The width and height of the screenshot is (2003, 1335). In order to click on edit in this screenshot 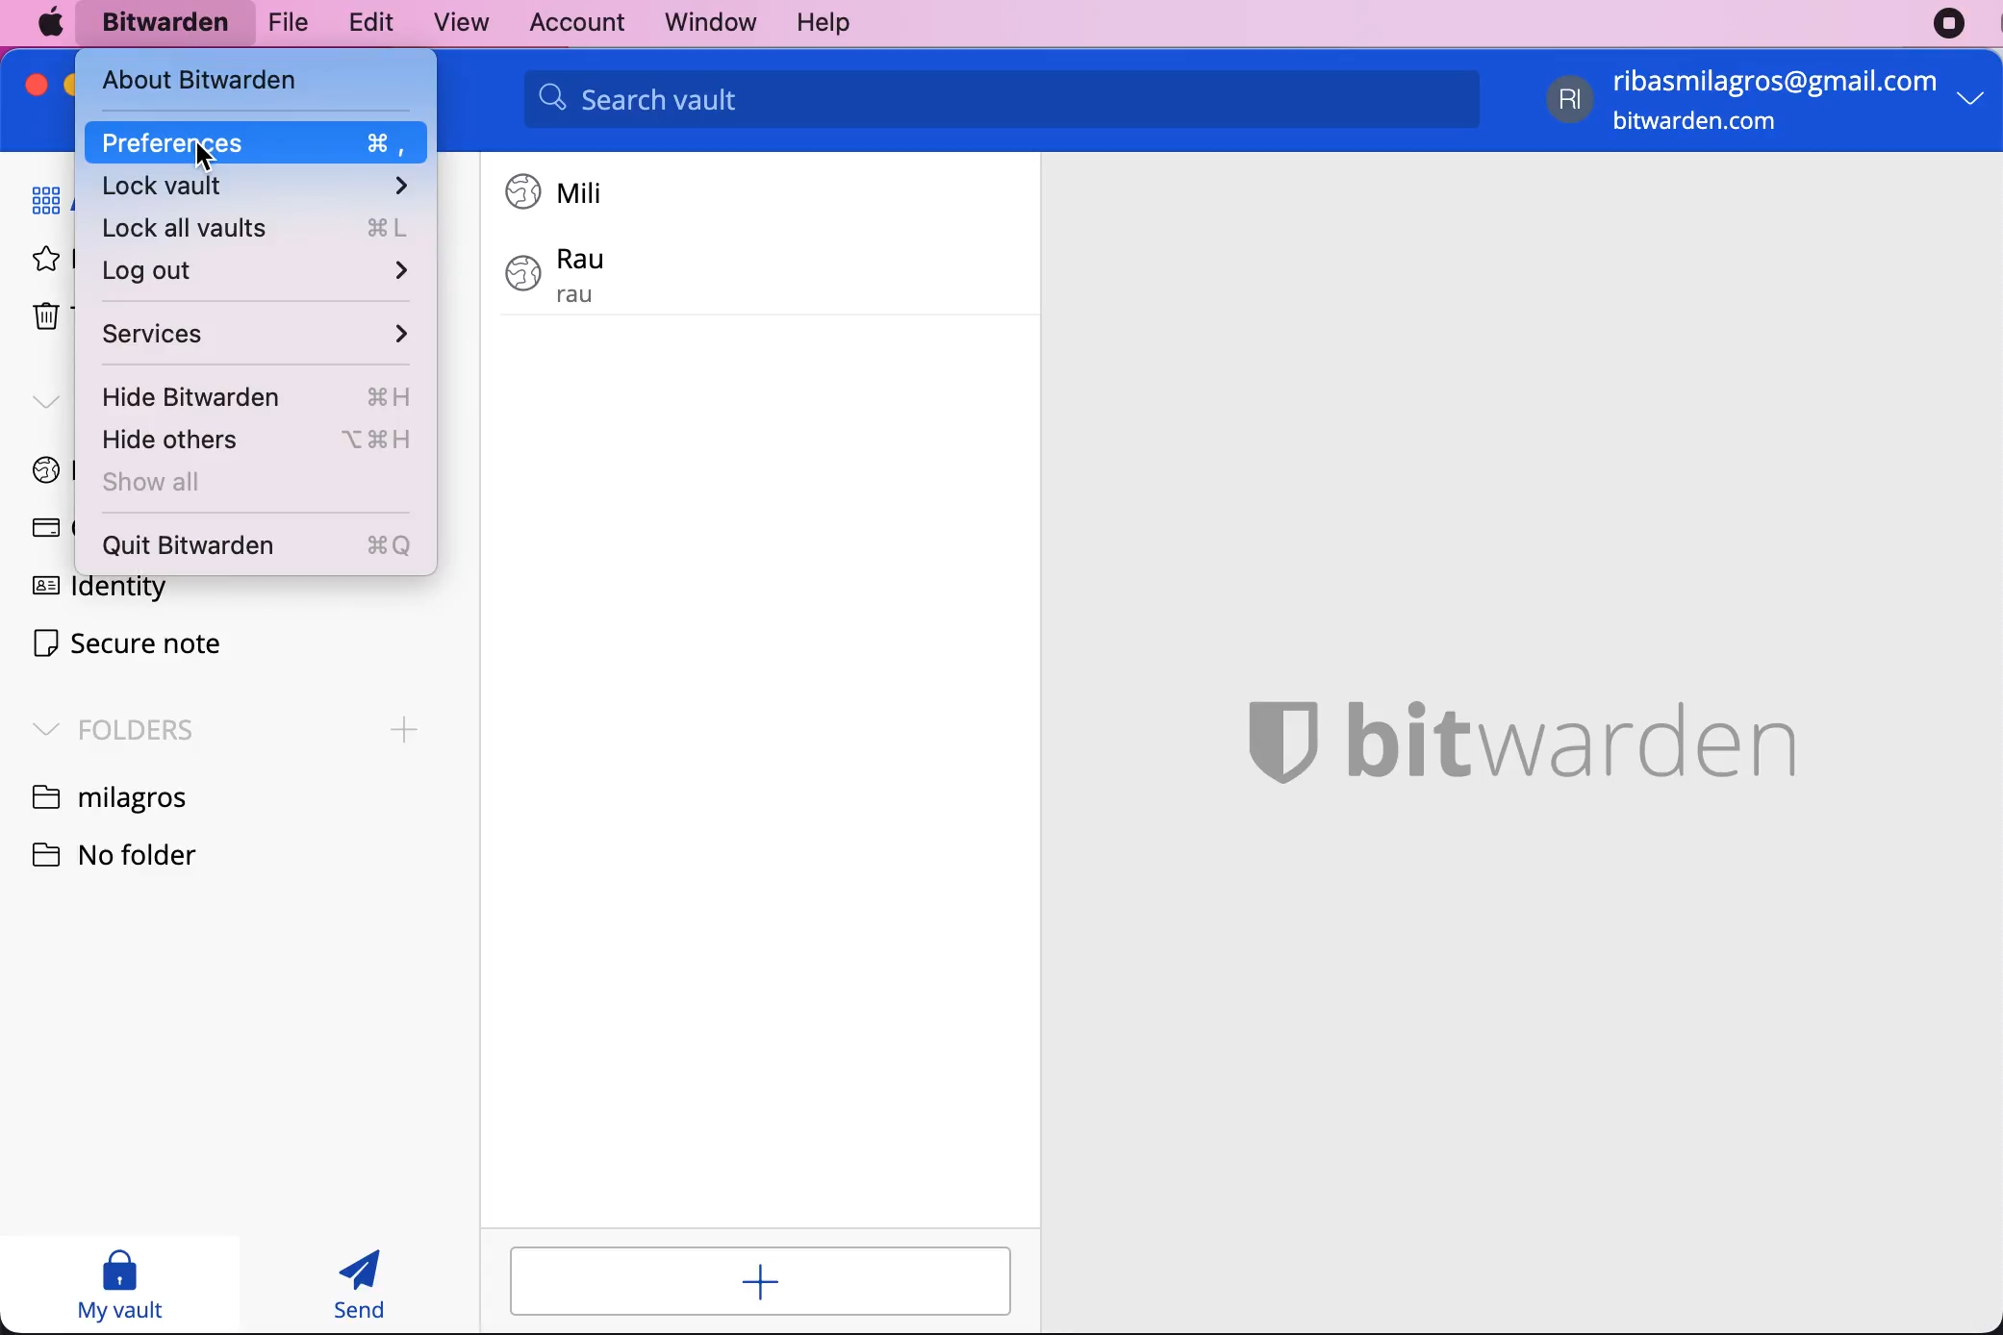, I will do `click(365, 21)`.